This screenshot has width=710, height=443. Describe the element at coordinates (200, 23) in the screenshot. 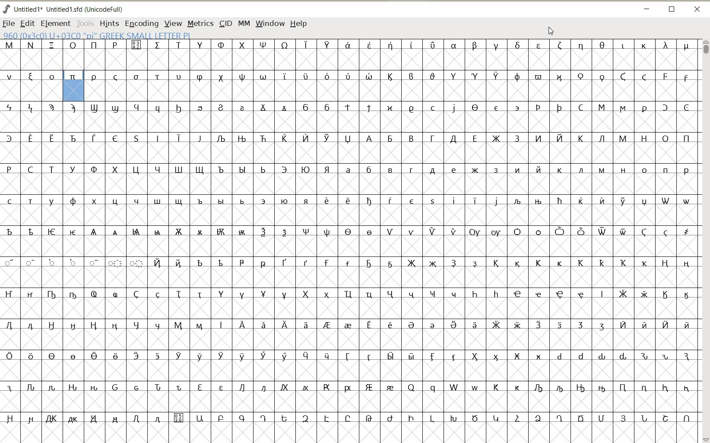

I see `METRICS` at that location.